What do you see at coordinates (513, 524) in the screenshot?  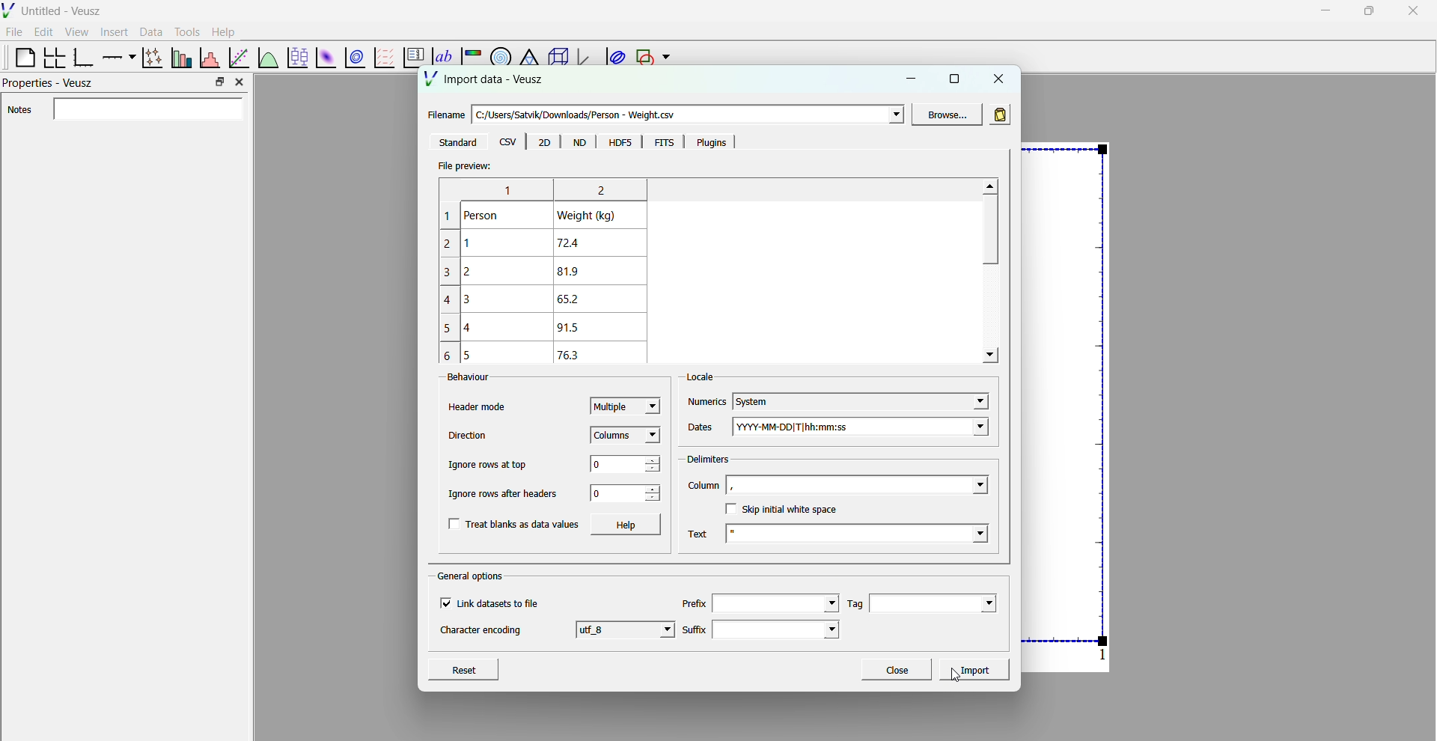 I see `Treat blanks as data values` at bounding box center [513, 524].